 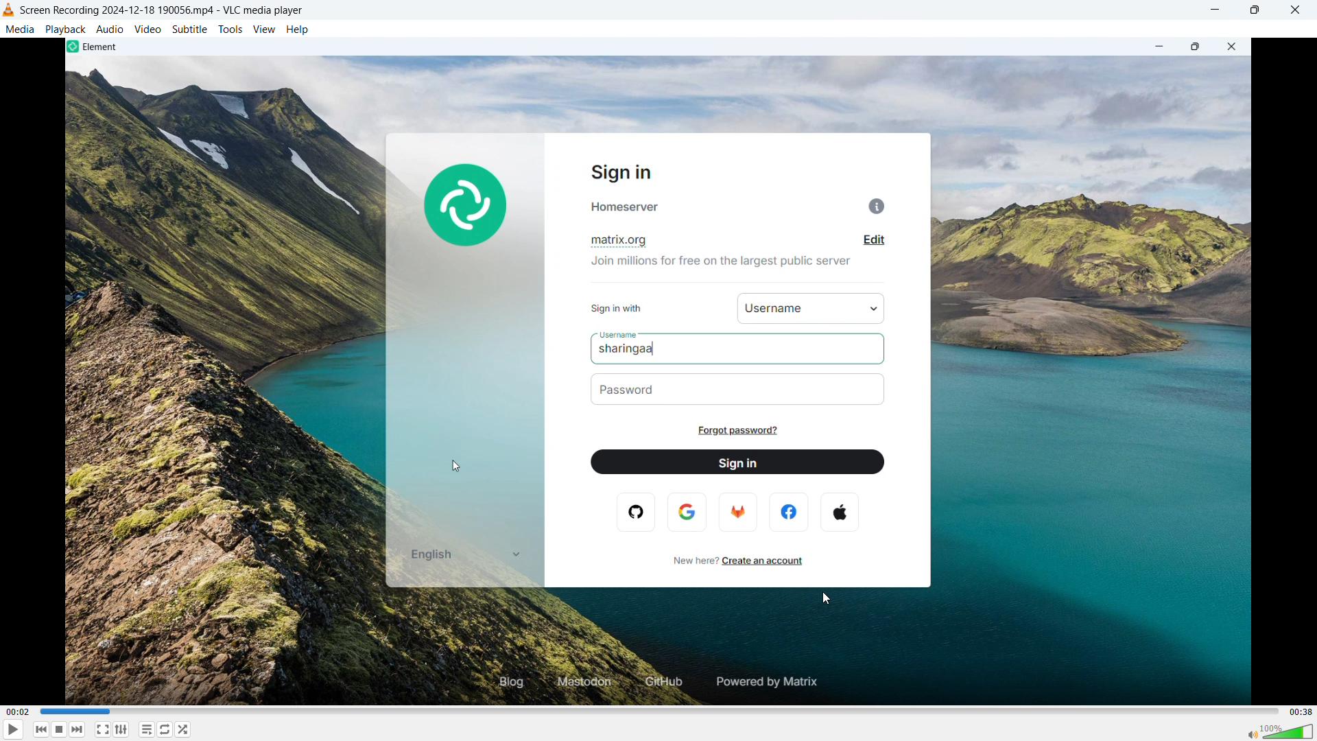 What do you see at coordinates (66, 29) in the screenshot?
I see `Playback ` at bounding box center [66, 29].